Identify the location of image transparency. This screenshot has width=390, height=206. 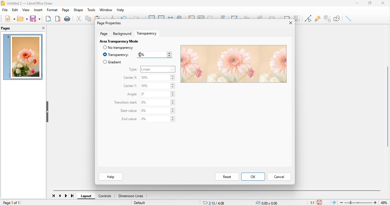
(233, 64).